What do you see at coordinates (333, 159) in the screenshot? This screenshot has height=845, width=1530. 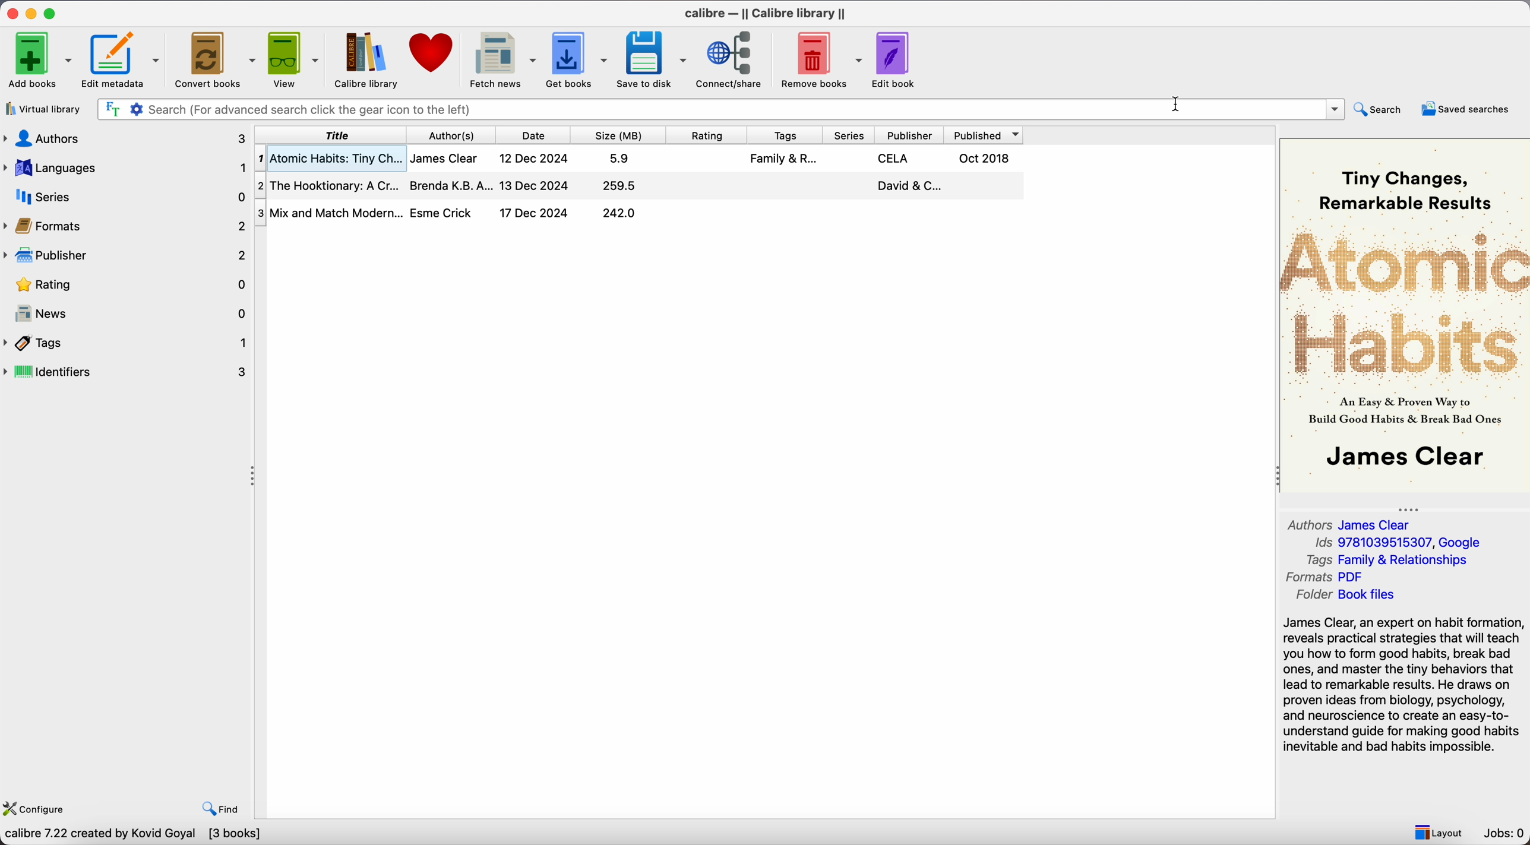 I see `Atomic Habits: Tiny Ch...` at bounding box center [333, 159].